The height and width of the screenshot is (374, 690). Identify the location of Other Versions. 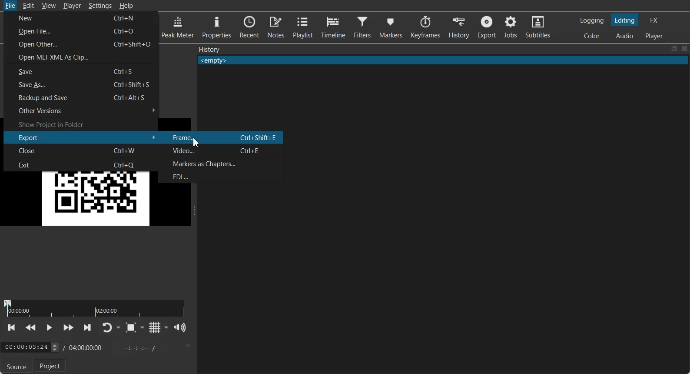
(80, 110).